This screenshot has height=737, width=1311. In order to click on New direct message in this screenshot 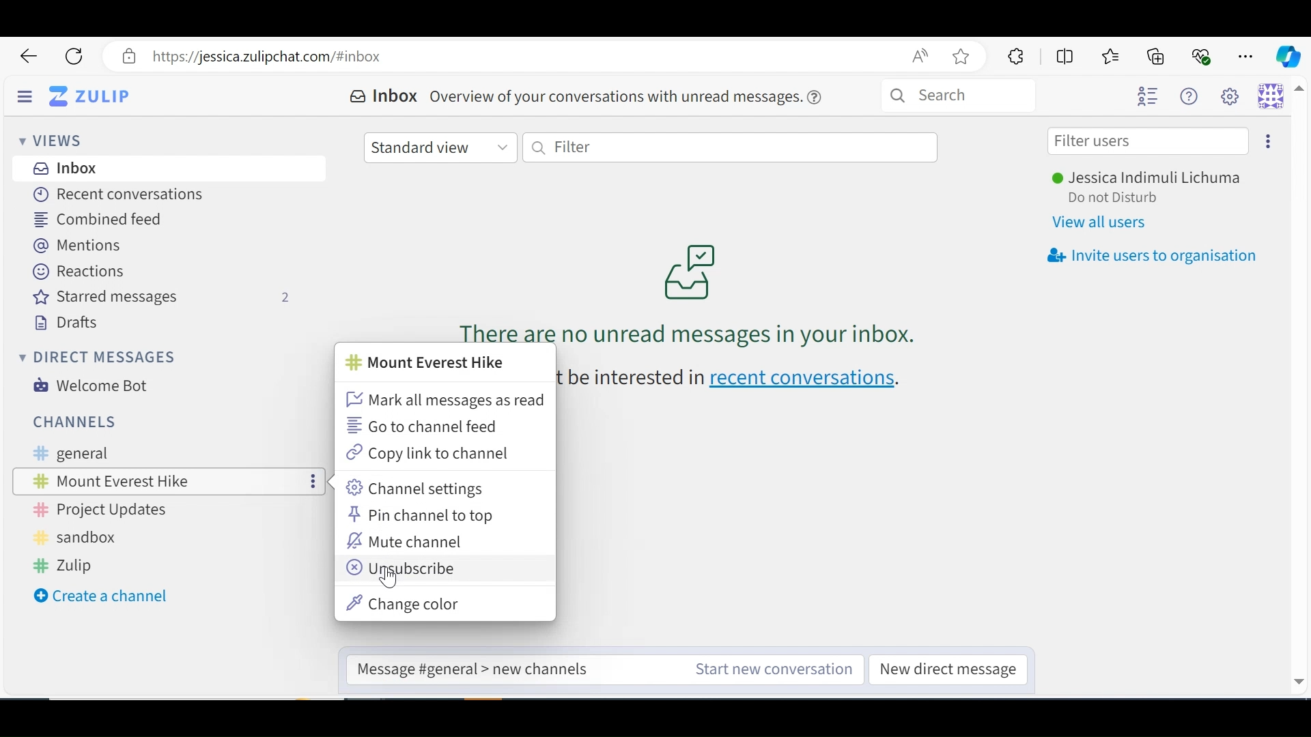, I will do `click(947, 670)`.